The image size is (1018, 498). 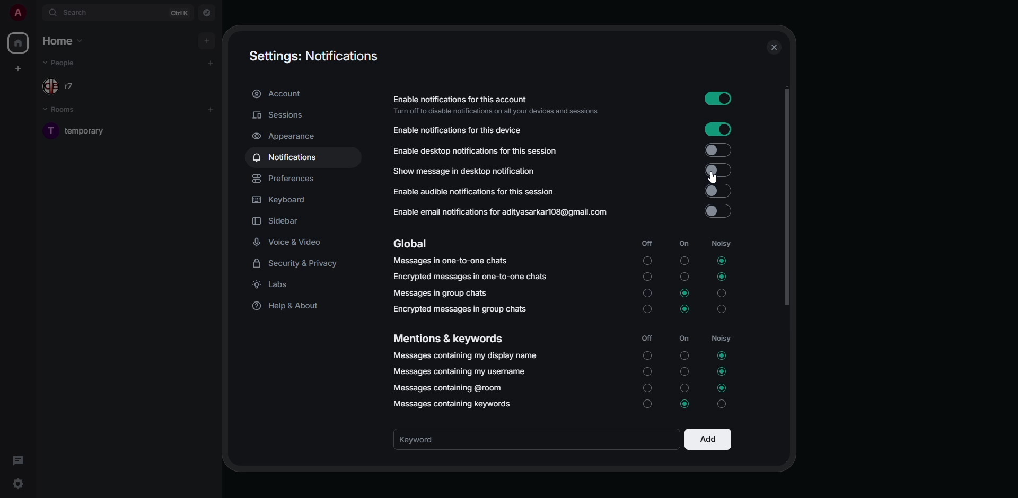 I want to click on people, so click(x=62, y=86).